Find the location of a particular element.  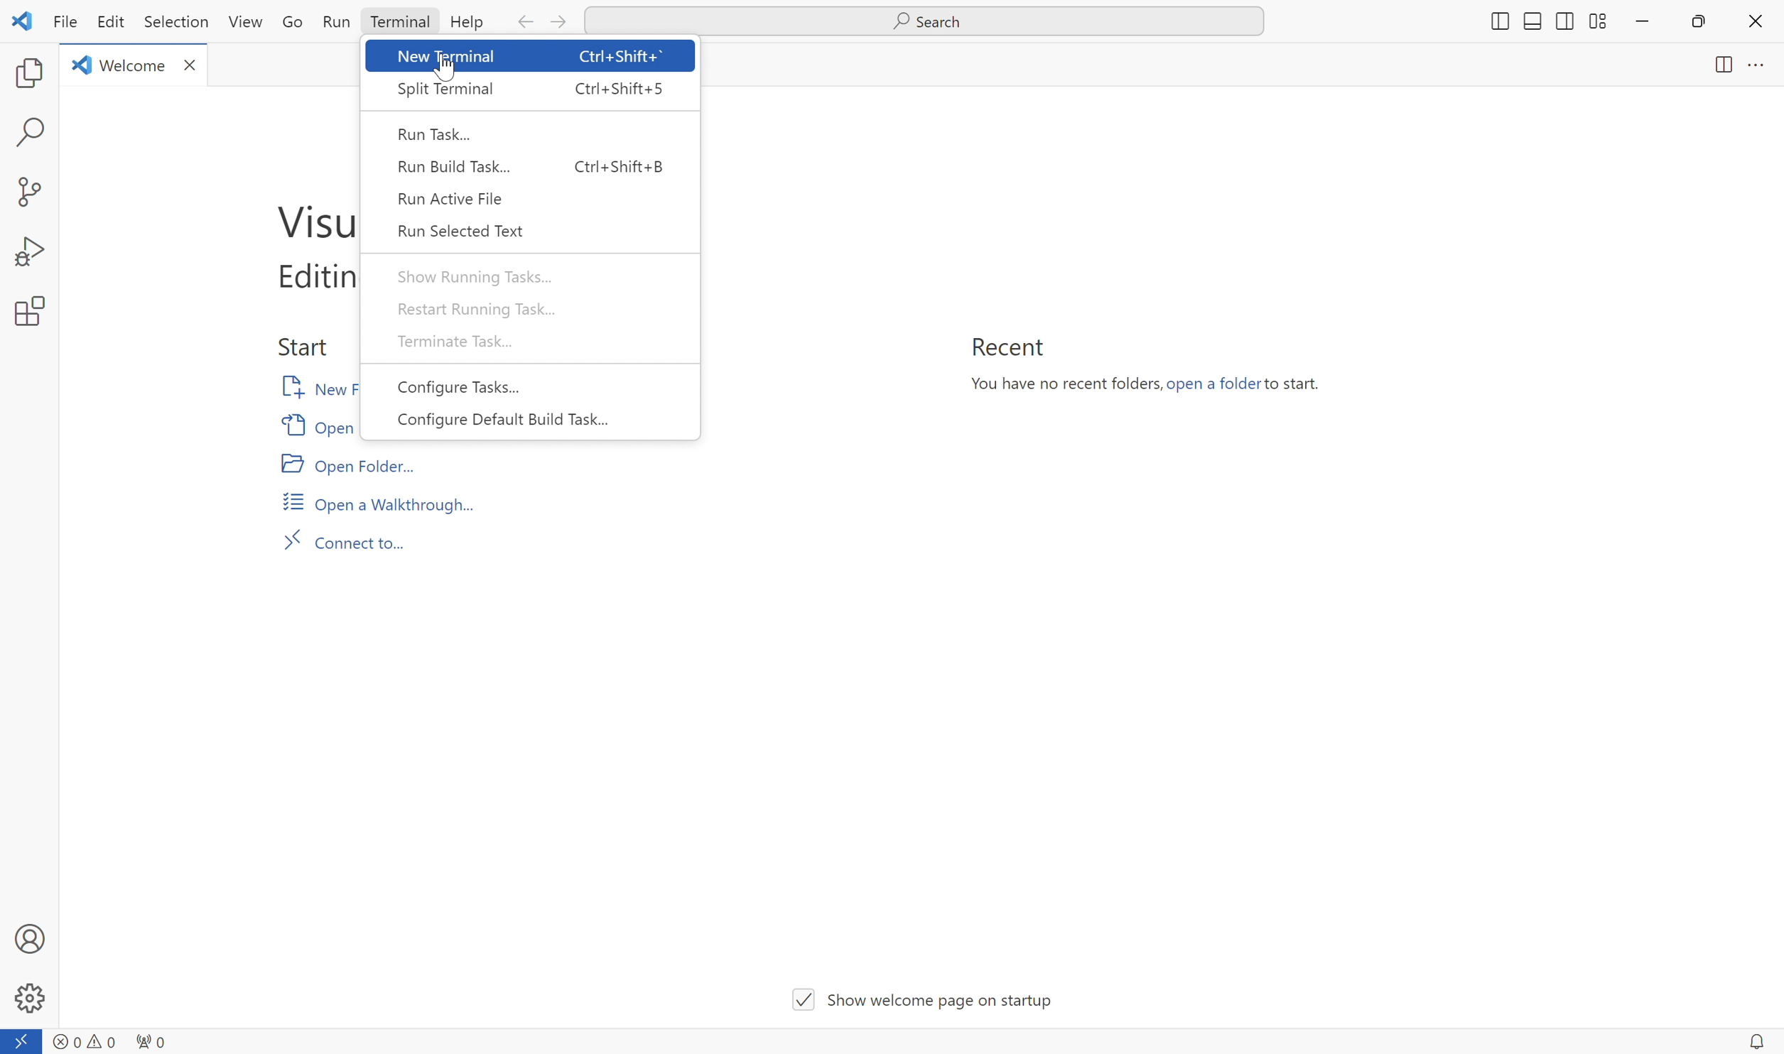

explorer is located at coordinates (29, 73).